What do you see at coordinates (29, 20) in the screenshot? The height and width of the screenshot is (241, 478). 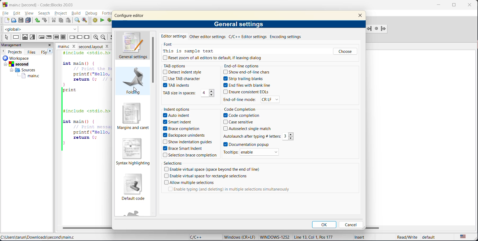 I see `save everything` at bounding box center [29, 20].